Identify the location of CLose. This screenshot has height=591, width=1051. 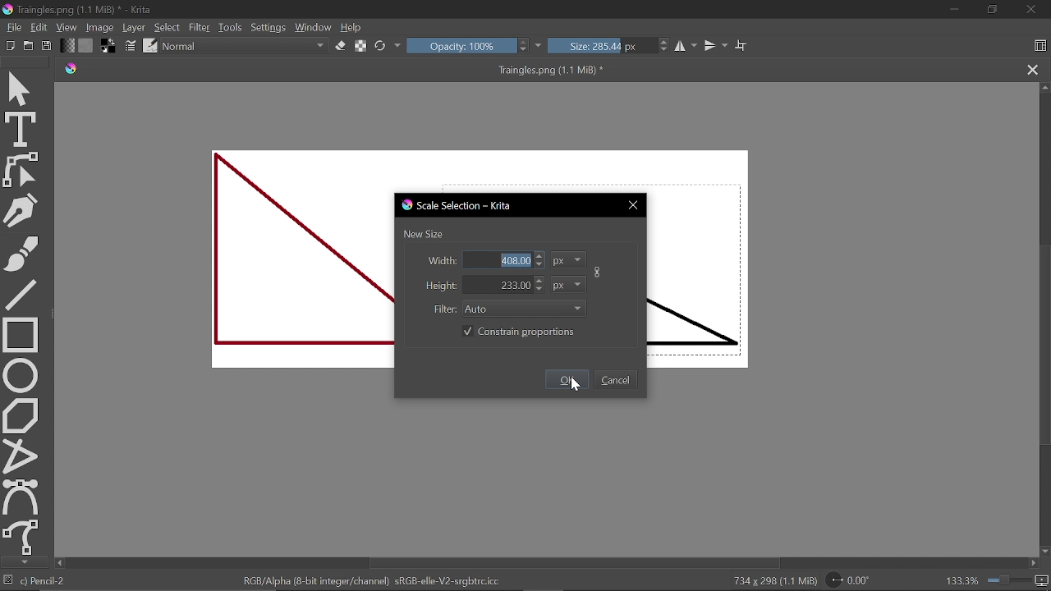
(1031, 10).